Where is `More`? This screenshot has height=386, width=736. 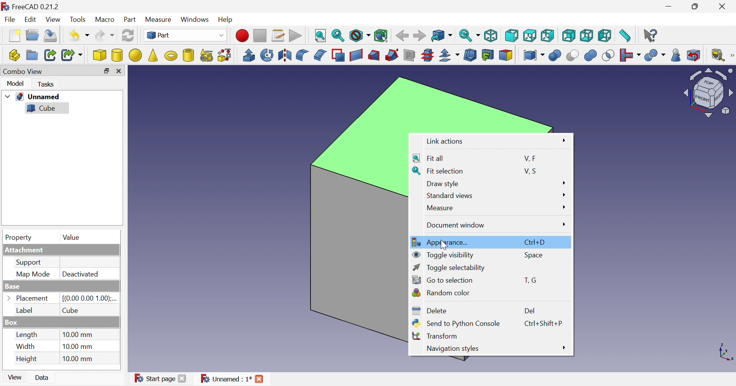
More is located at coordinates (565, 140).